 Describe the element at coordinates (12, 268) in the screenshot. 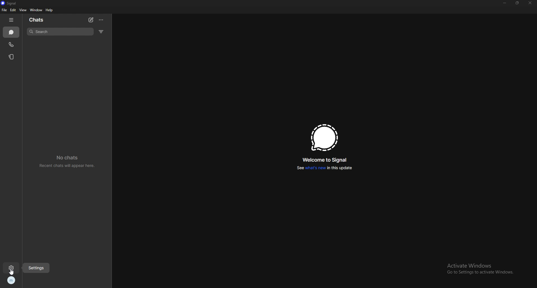

I see `settings` at that location.